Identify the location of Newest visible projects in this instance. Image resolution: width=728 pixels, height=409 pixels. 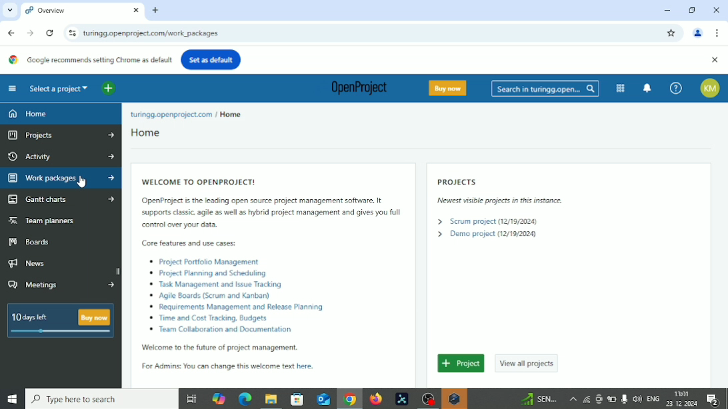
(491, 200).